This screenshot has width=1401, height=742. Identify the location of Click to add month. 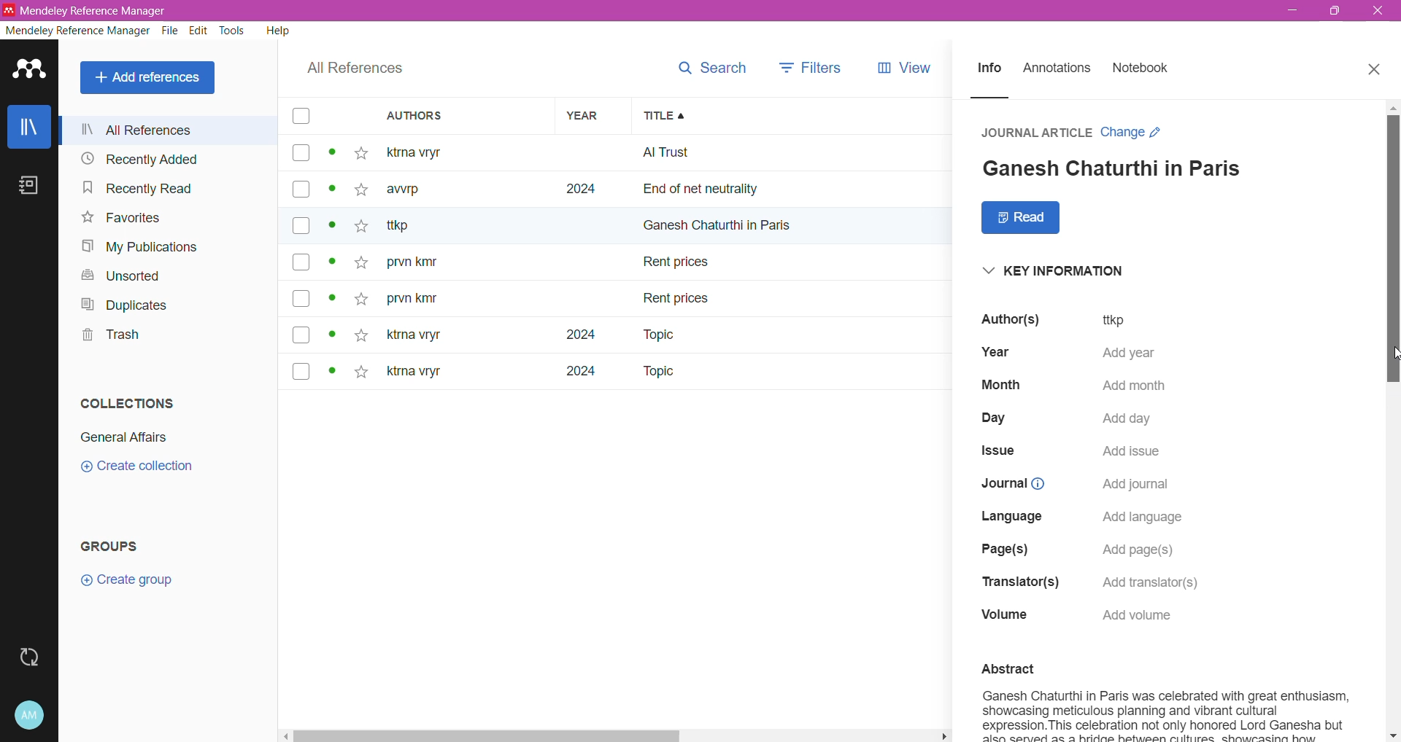
(1130, 387).